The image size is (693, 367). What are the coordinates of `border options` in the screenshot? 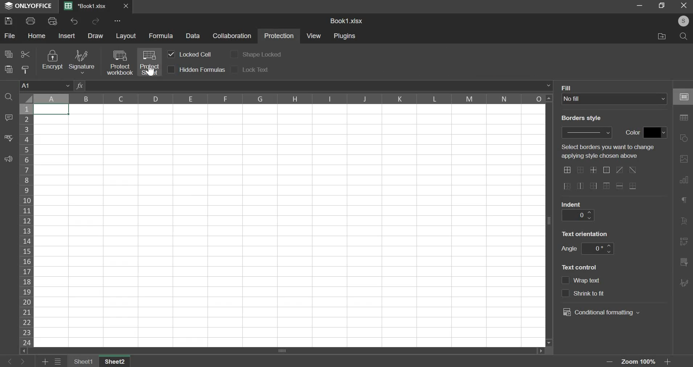 It's located at (594, 170).